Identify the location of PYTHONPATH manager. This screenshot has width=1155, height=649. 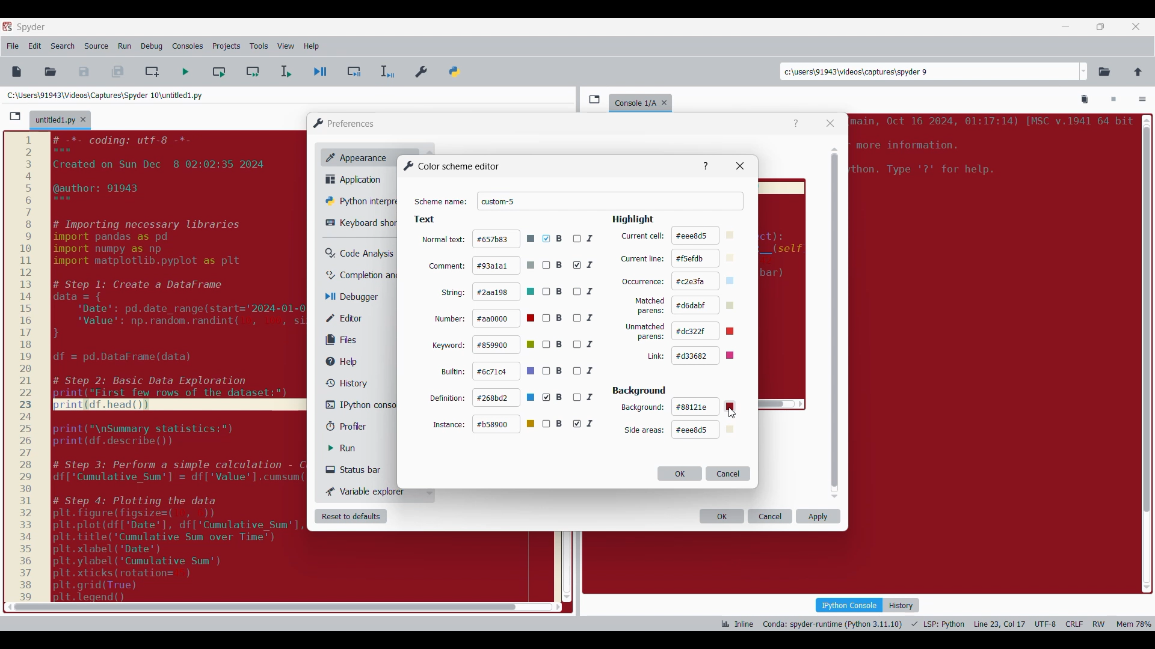
(457, 69).